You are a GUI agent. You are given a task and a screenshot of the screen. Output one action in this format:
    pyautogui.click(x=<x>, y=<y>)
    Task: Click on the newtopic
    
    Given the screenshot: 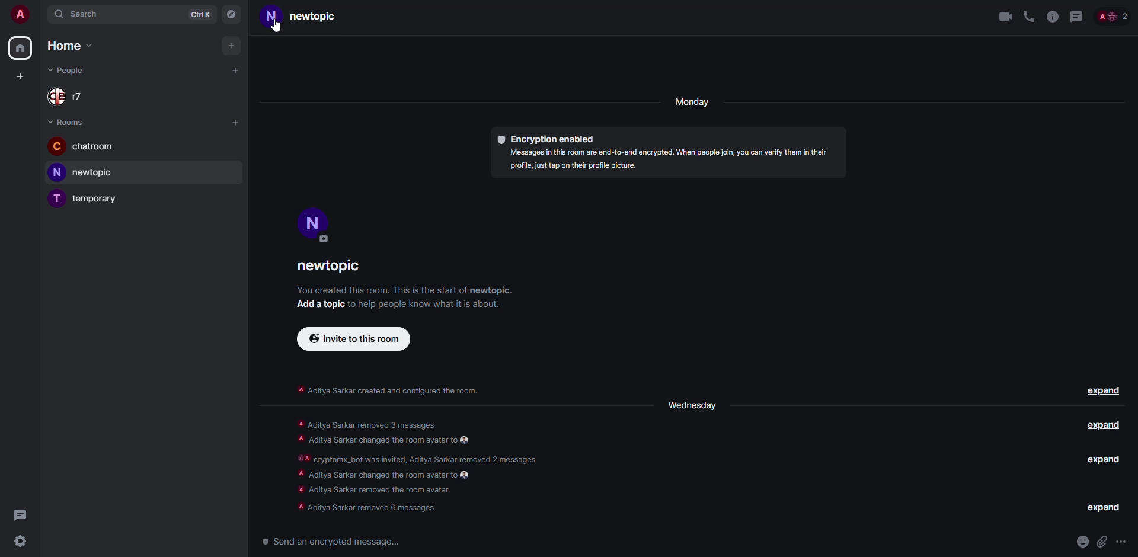 What is the action you would take?
    pyautogui.click(x=84, y=171)
    